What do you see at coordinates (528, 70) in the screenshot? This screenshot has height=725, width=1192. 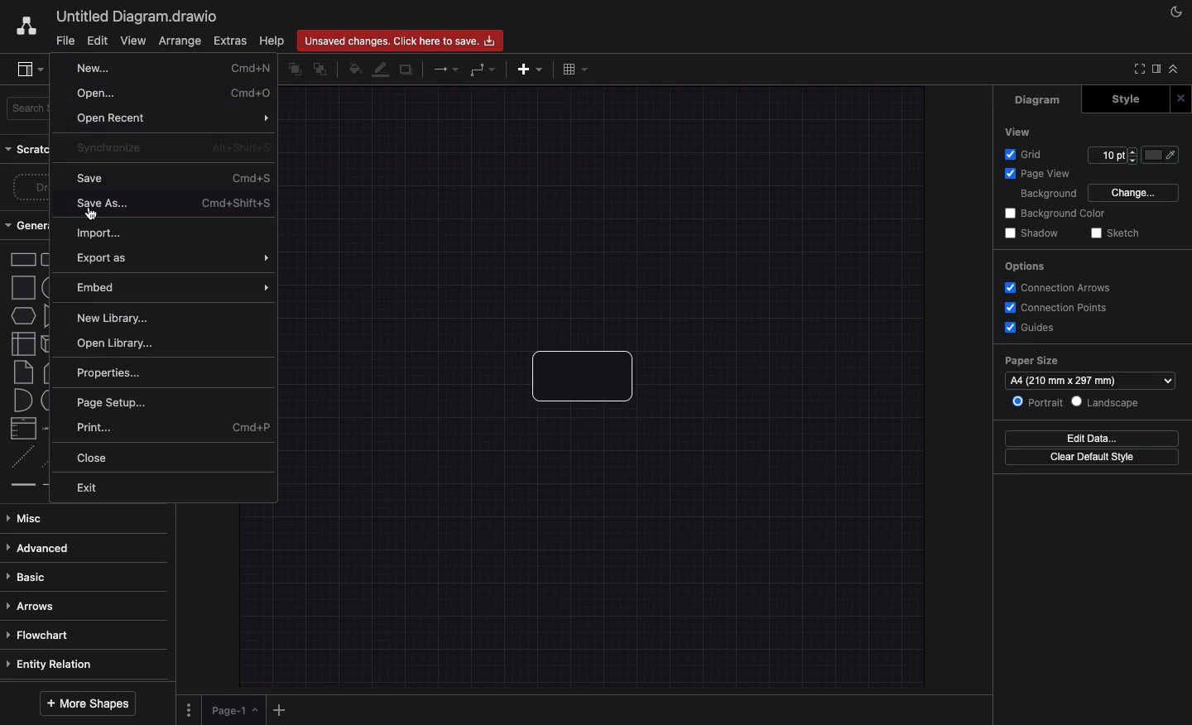 I see `Insert` at bounding box center [528, 70].